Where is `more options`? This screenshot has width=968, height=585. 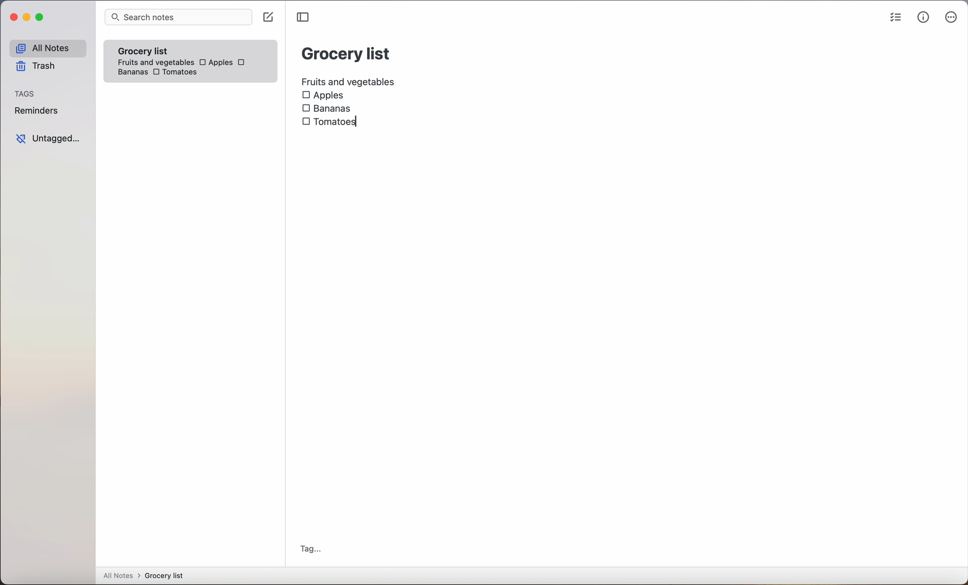 more options is located at coordinates (951, 19).